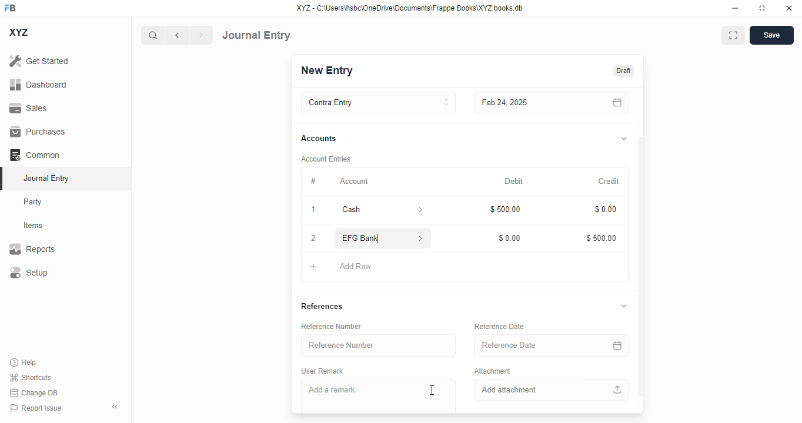 The image size is (802, 423). I want to click on user remark, so click(323, 371).